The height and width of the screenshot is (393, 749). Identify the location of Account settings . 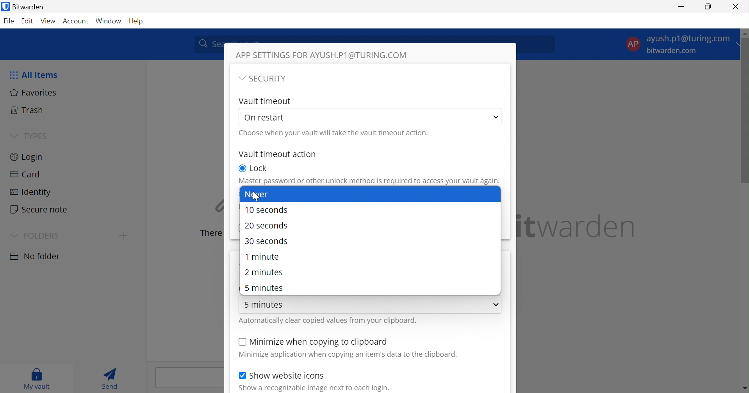
(679, 43).